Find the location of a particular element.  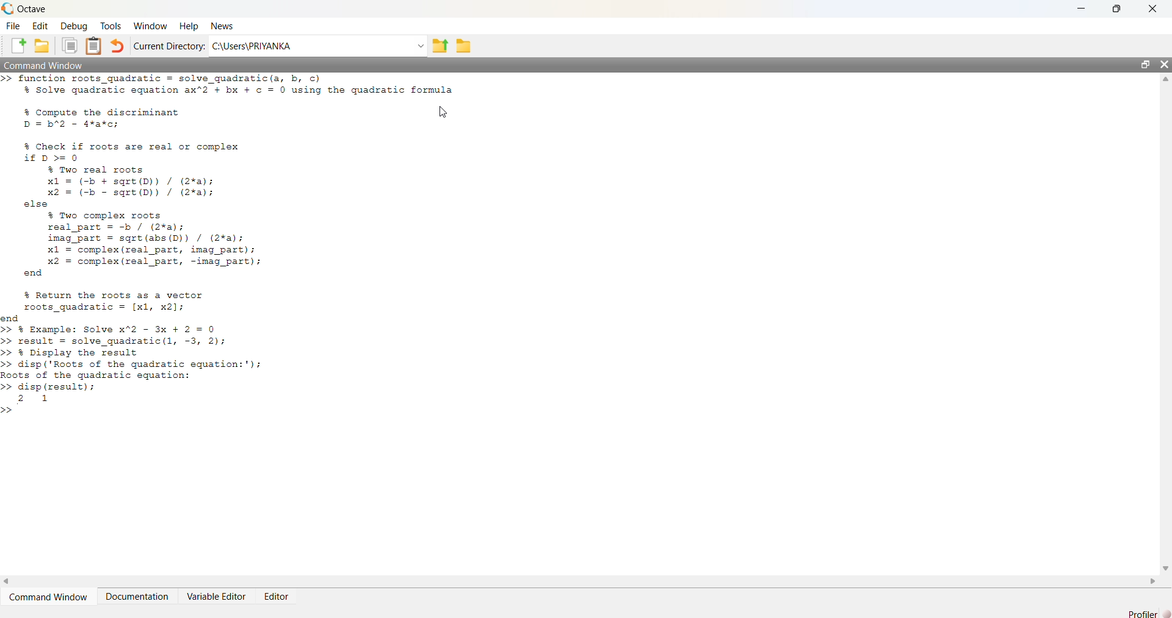

Down is located at coordinates (1165, 563).